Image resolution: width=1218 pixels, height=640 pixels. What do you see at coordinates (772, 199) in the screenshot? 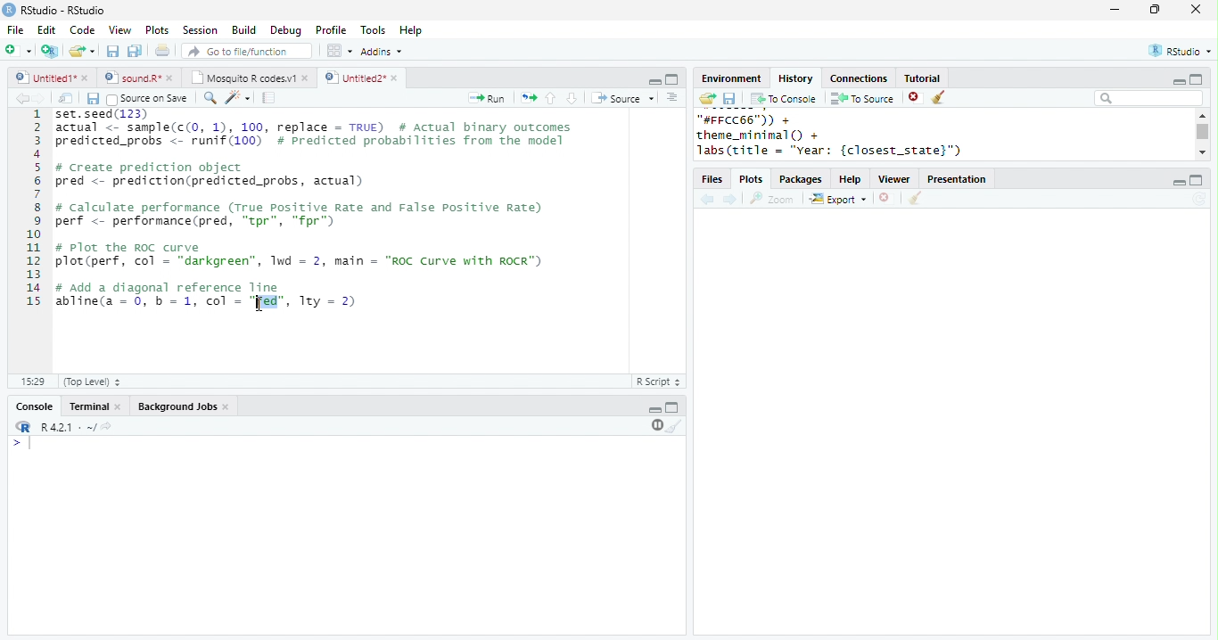
I see `Zoom` at bounding box center [772, 199].